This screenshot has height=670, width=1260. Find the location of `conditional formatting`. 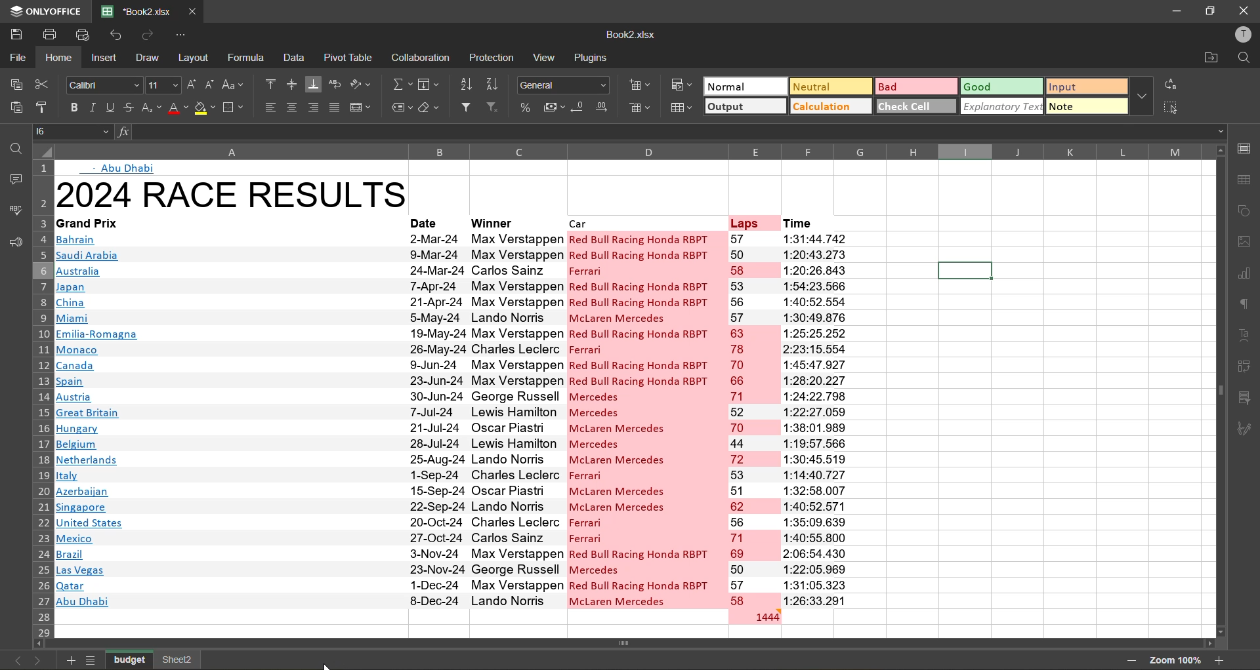

conditional formatting is located at coordinates (681, 85).